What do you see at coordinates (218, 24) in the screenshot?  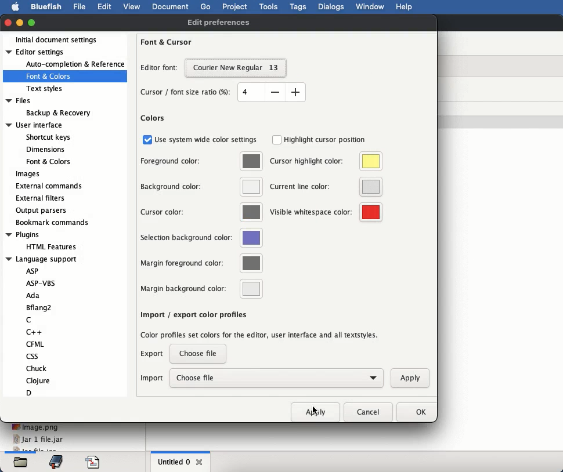 I see `edit preferences ` at bounding box center [218, 24].